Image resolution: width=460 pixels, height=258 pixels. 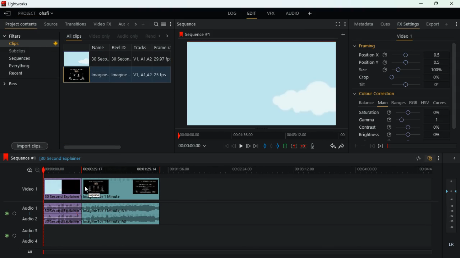 What do you see at coordinates (441, 158) in the screenshot?
I see `more` at bounding box center [441, 158].